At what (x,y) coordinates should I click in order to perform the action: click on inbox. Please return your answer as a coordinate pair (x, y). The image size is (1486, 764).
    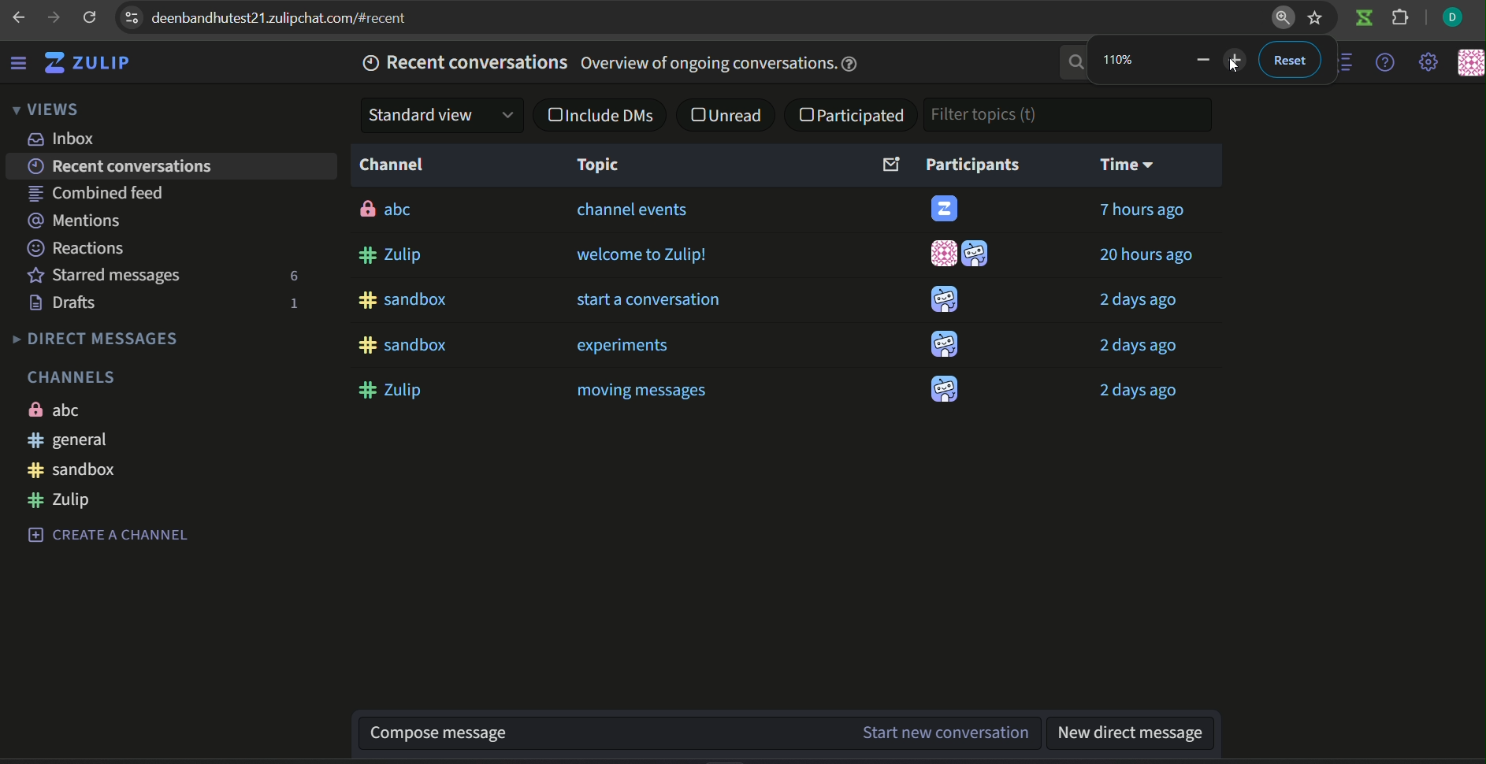
    Looking at the image, I should click on (64, 139).